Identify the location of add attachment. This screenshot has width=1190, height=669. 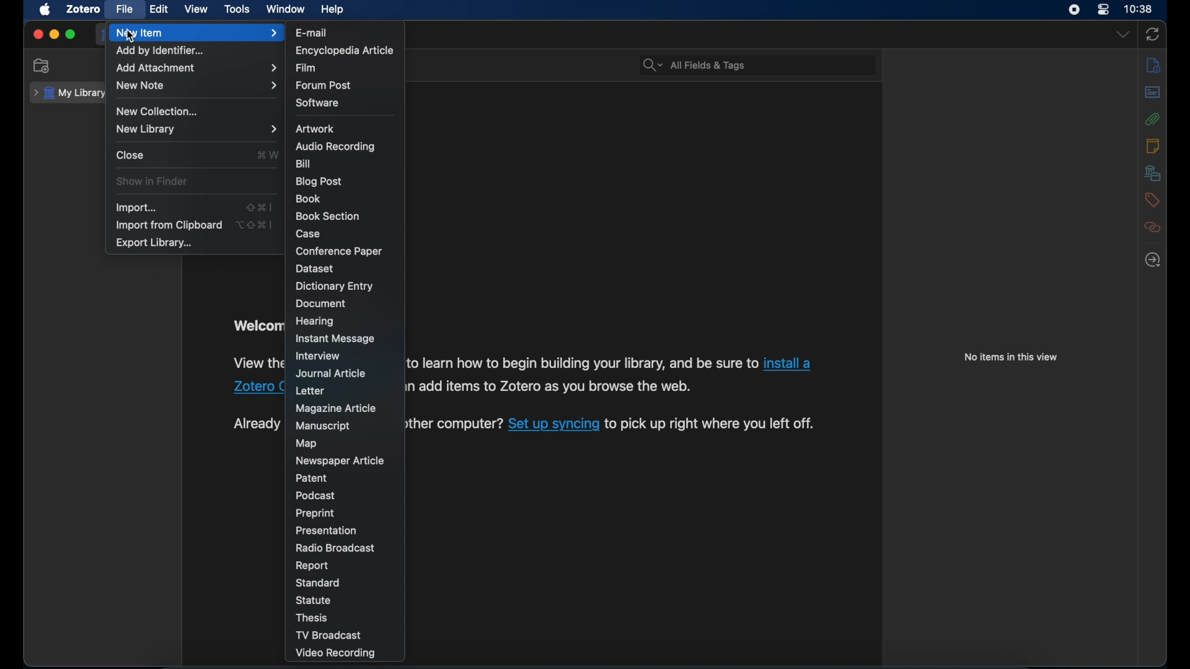
(198, 68).